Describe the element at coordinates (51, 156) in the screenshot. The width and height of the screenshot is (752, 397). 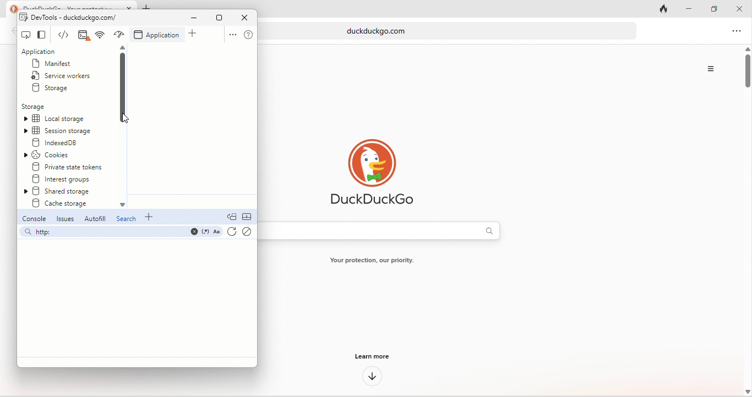
I see `cookies` at that location.